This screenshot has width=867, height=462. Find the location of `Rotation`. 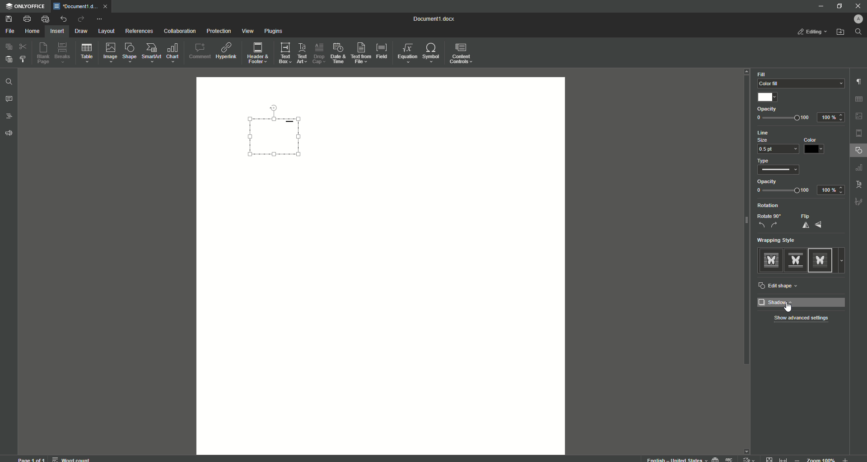

Rotation is located at coordinates (769, 206).